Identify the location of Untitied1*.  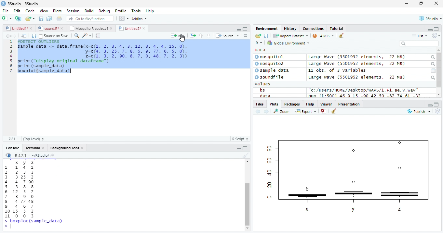
(19, 28).